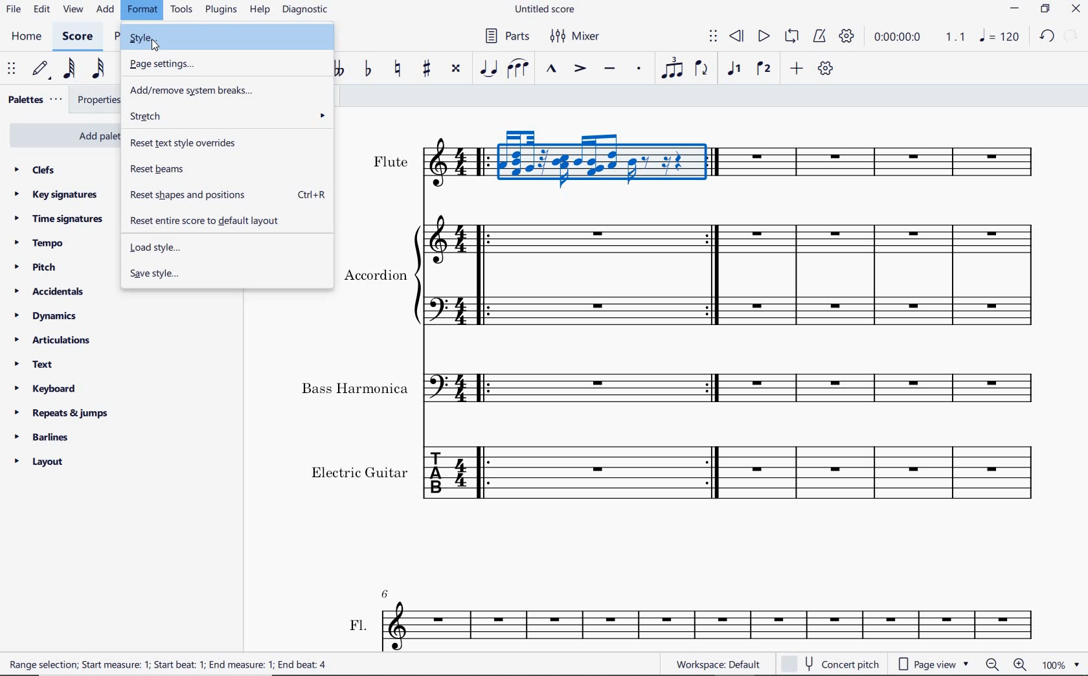 The height and width of the screenshot is (676, 1088). What do you see at coordinates (1072, 36) in the screenshot?
I see `REDO` at bounding box center [1072, 36].